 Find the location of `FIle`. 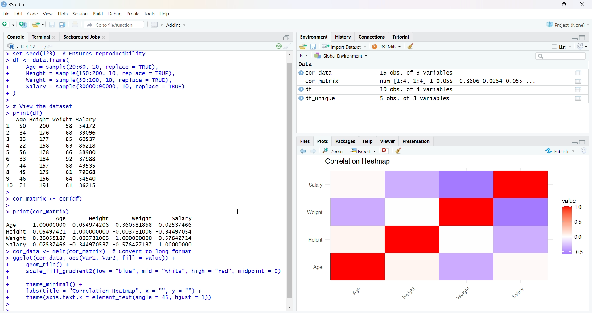

FIle is located at coordinates (6, 14).